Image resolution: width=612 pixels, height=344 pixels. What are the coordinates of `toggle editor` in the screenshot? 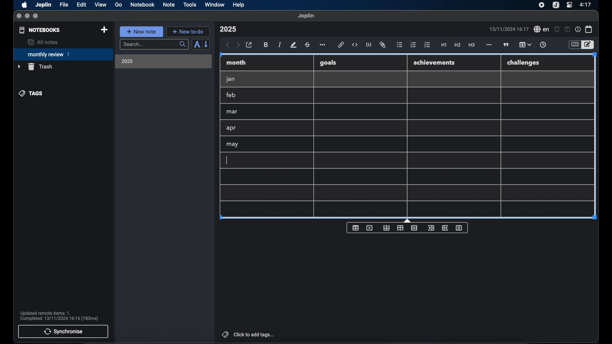 It's located at (574, 45).